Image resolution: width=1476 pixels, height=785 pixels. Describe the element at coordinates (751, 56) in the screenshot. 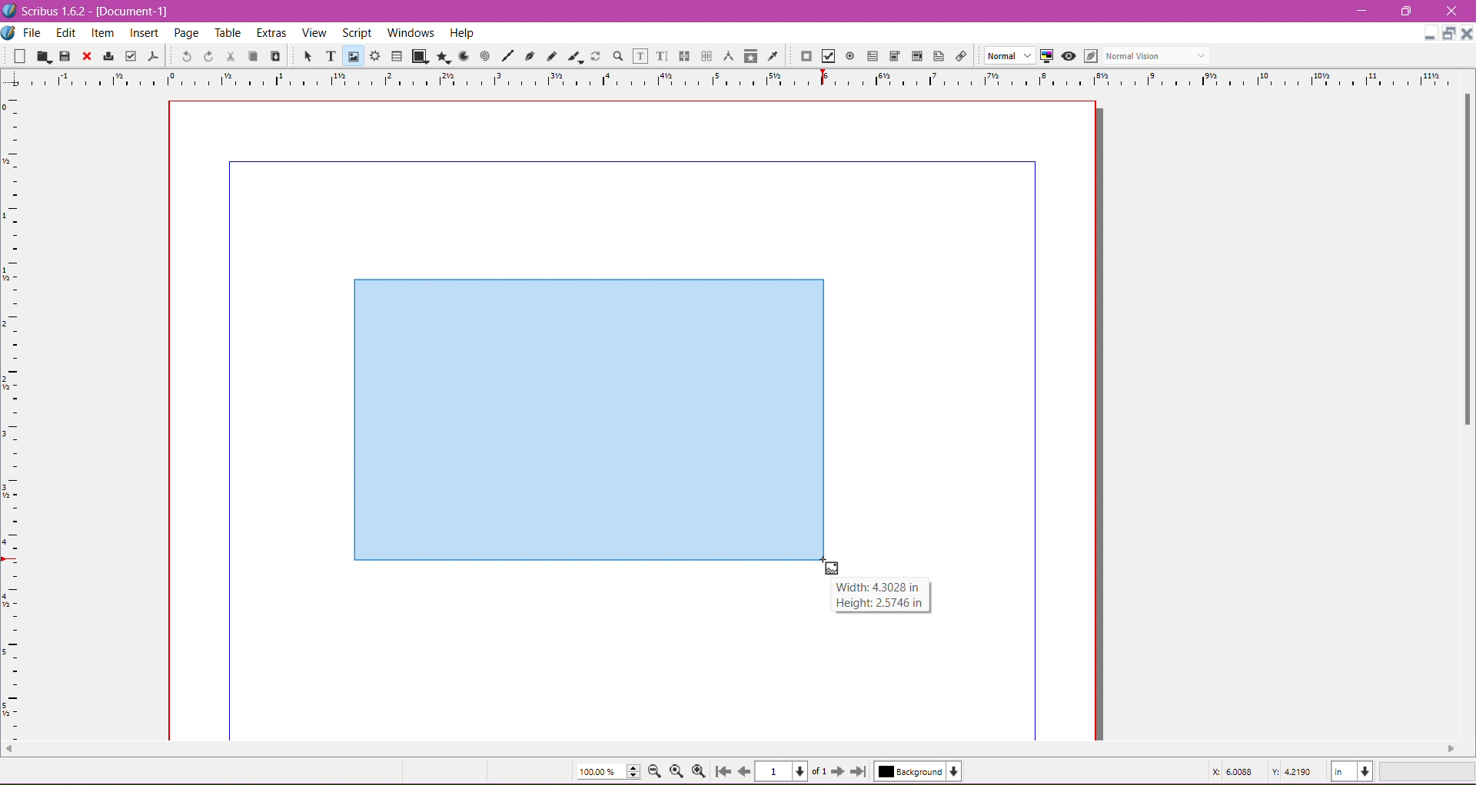

I see `Copy Item Properties` at that location.